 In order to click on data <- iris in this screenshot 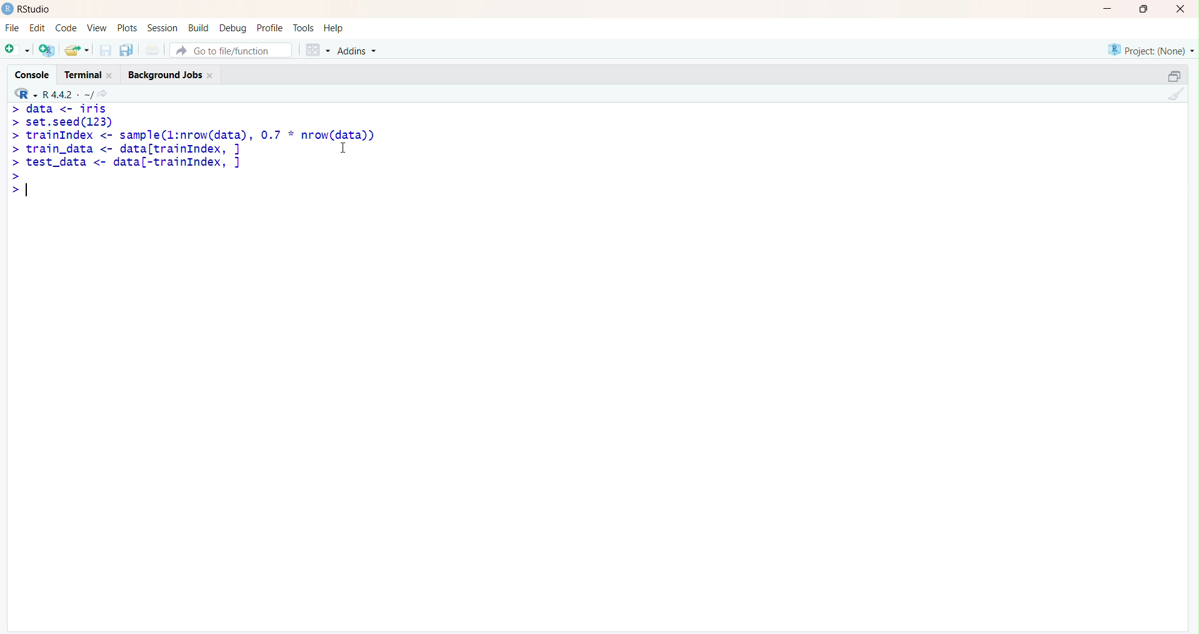, I will do `click(68, 108)`.